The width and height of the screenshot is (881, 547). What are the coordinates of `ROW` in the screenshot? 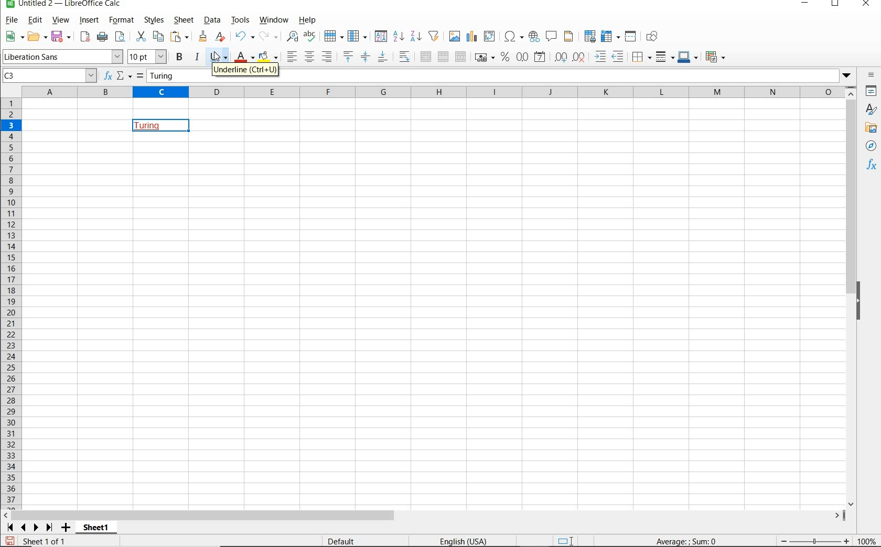 It's located at (334, 36).